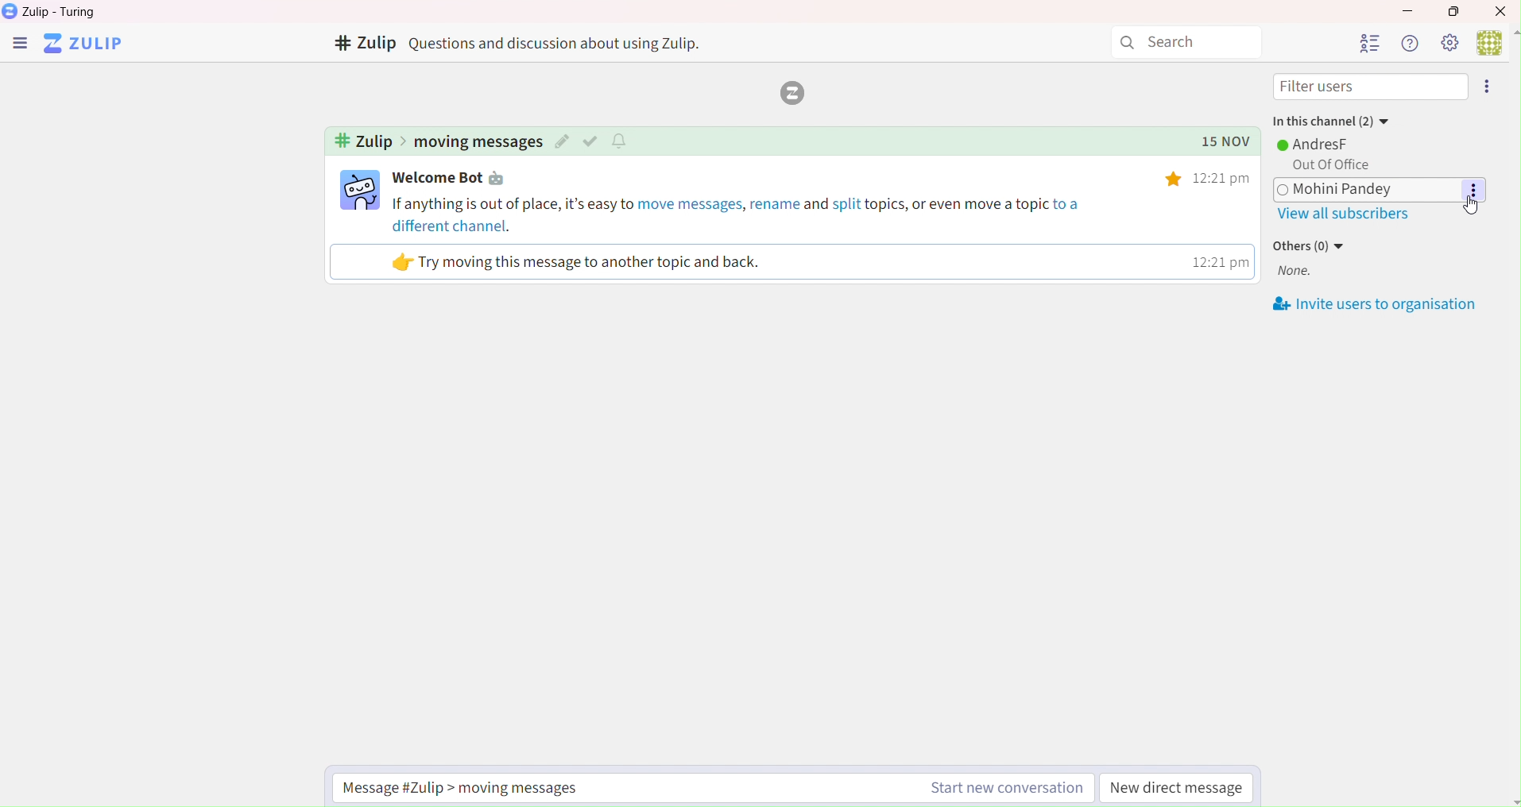 Image resolution: width=1521 pixels, height=807 pixels. What do you see at coordinates (562, 43) in the screenshot?
I see `Questions and discussion about using Zulip.` at bounding box center [562, 43].